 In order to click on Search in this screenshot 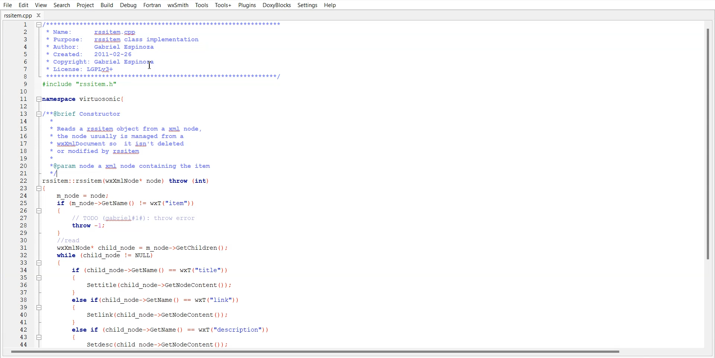, I will do `click(62, 5)`.